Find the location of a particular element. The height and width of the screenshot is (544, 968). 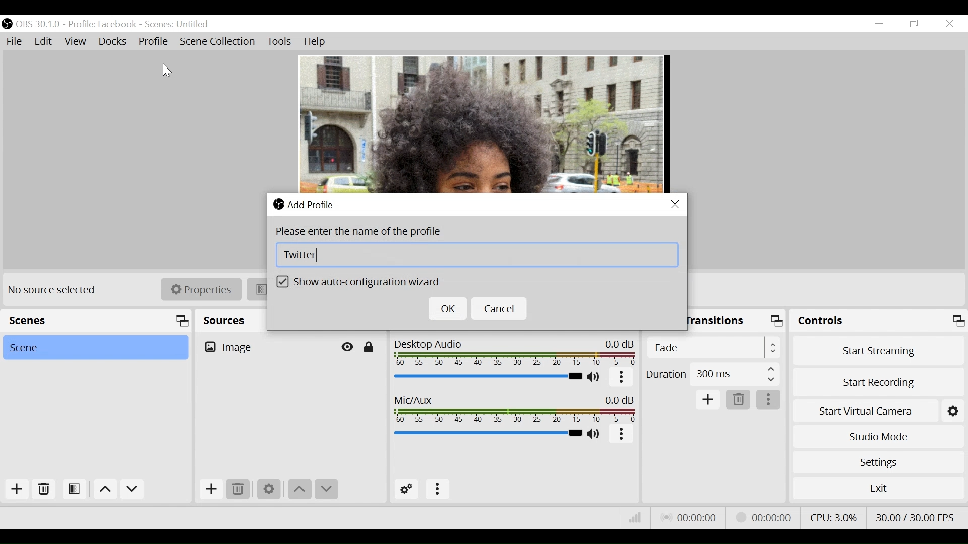

Settings  is located at coordinates (878, 462).